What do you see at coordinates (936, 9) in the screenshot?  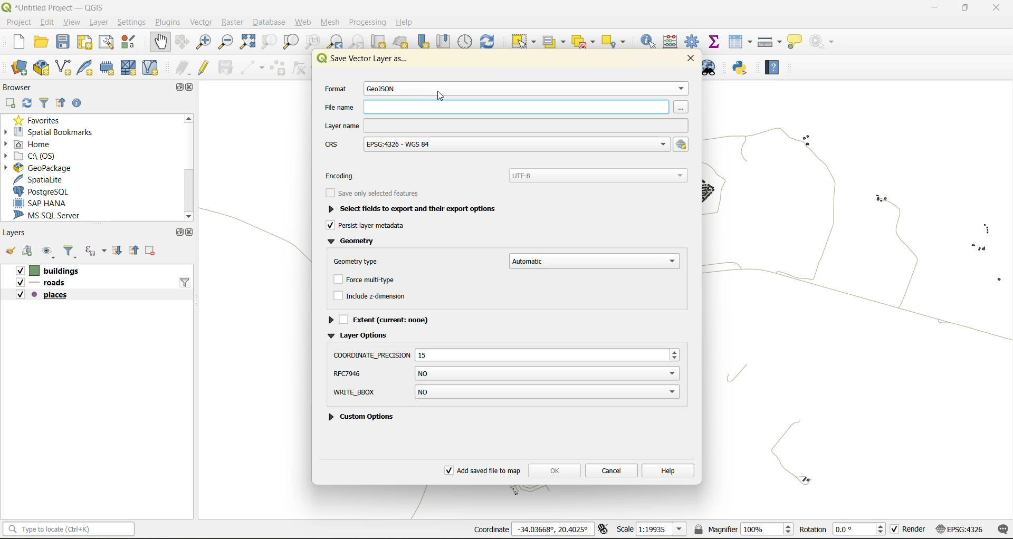 I see `minimize` at bounding box center [936, 9].